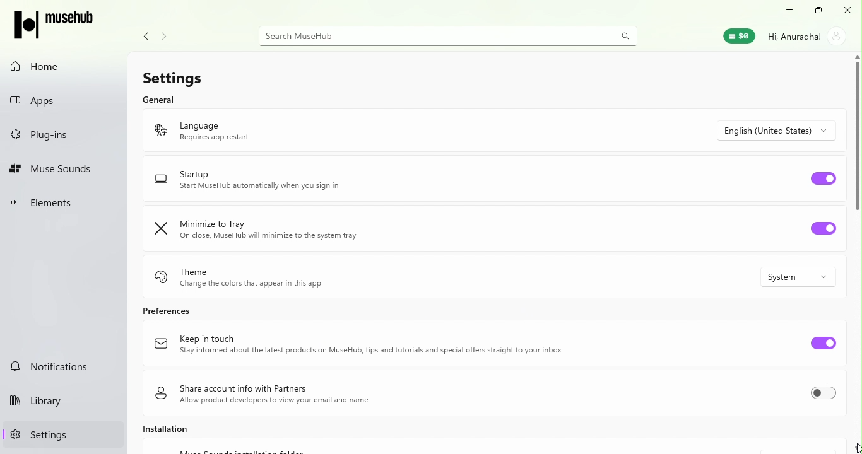  What do you see at coordinates (738, 37) in the screenshot?
I see `Muse Wallet` at bounding box center [738, 37].